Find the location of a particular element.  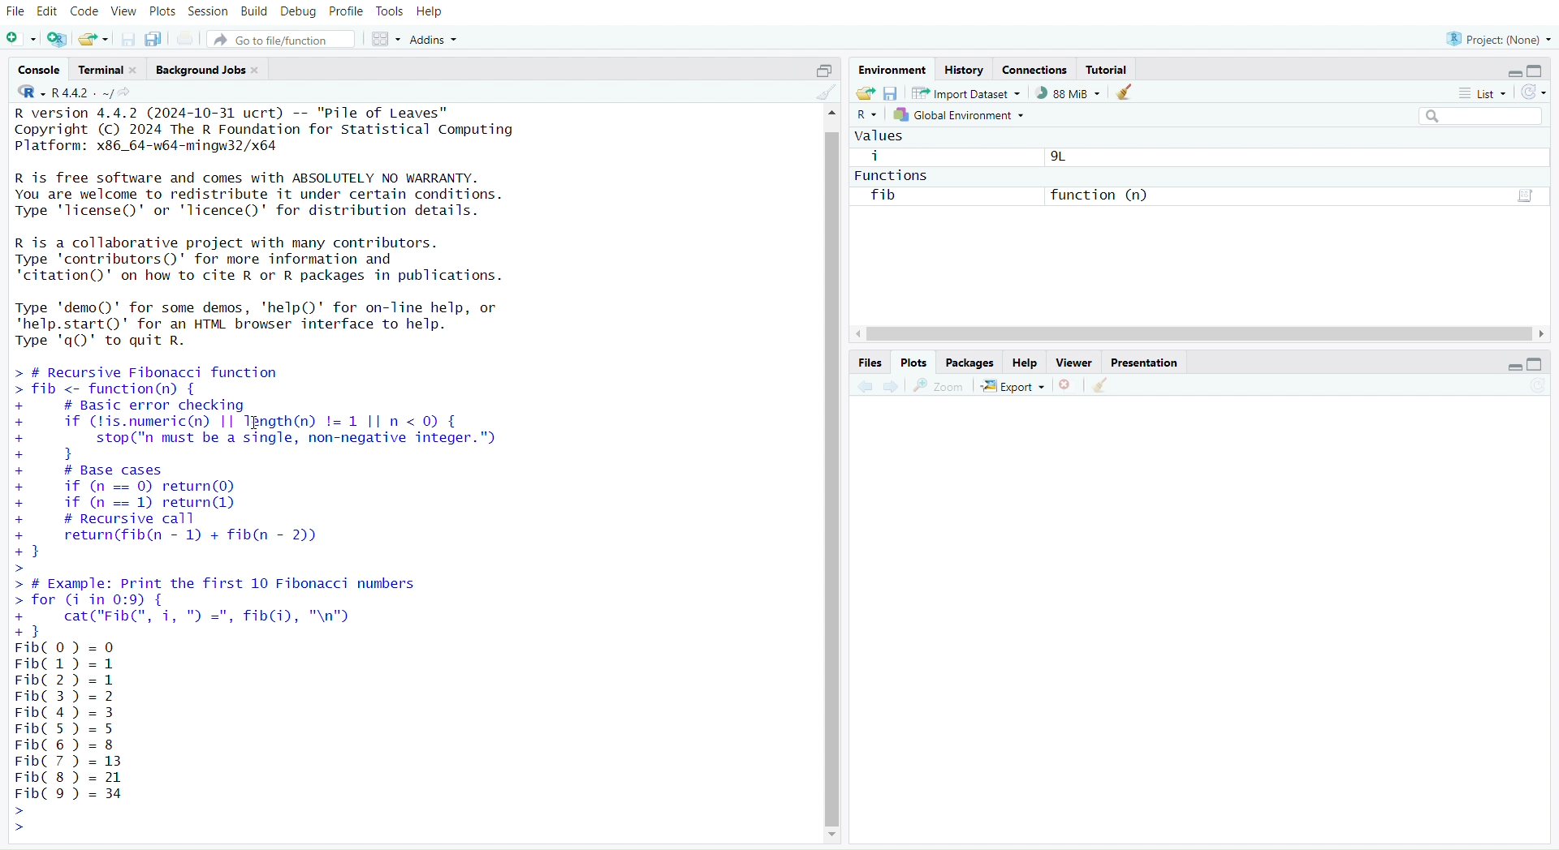

project(None) is located at coordinates (1496, 40).